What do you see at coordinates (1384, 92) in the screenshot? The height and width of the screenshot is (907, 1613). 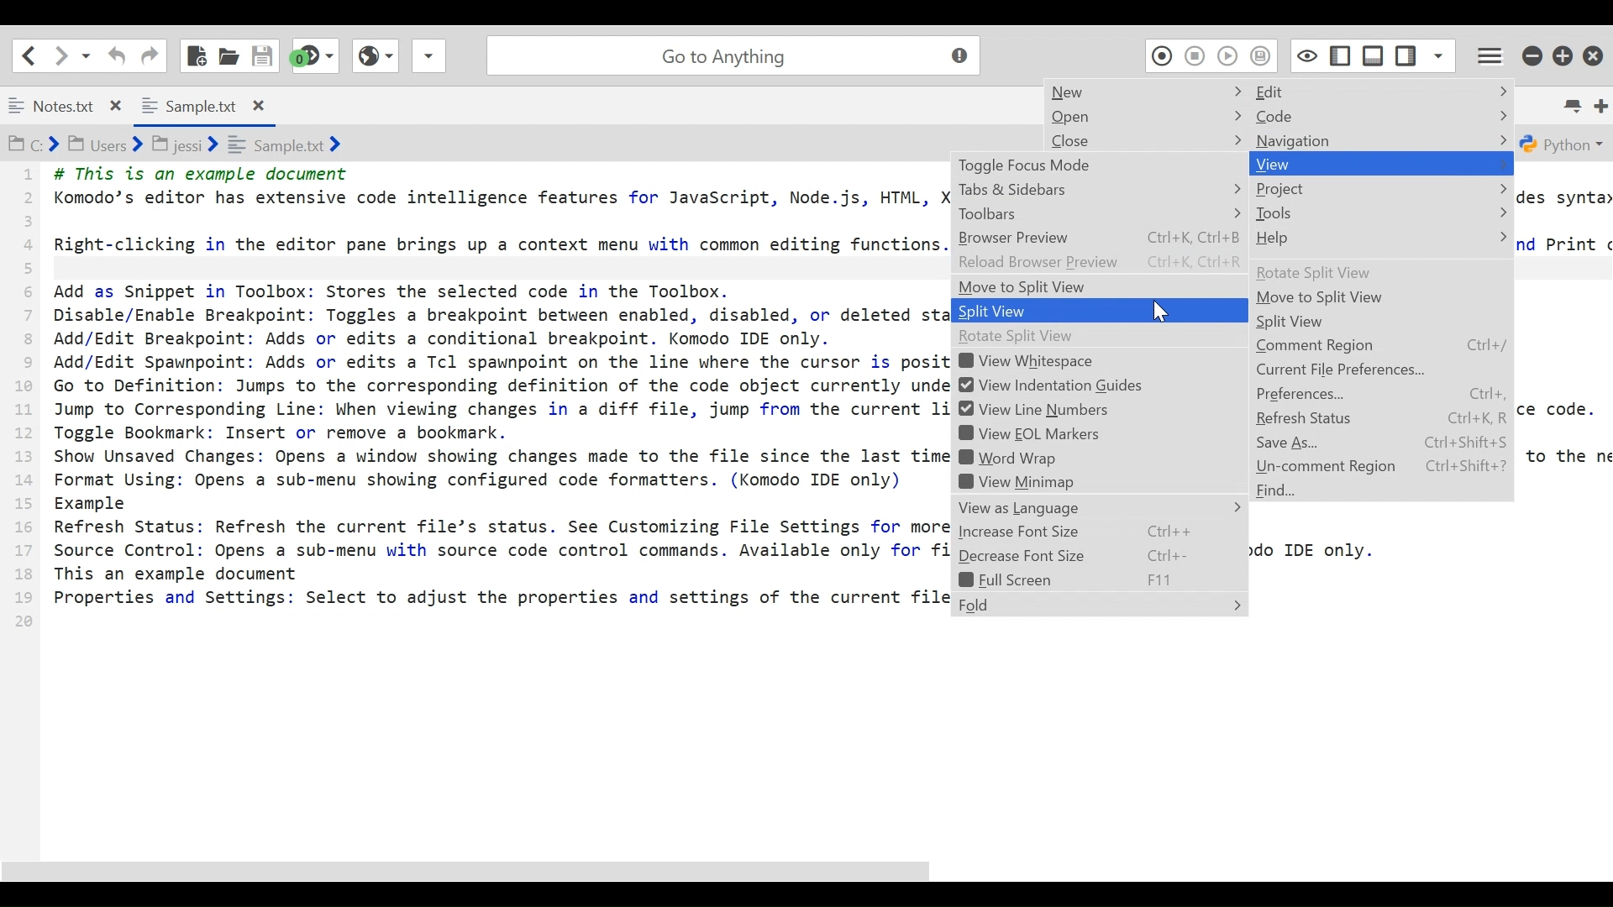 I see `Edit` at bounding box center [1384, 92].